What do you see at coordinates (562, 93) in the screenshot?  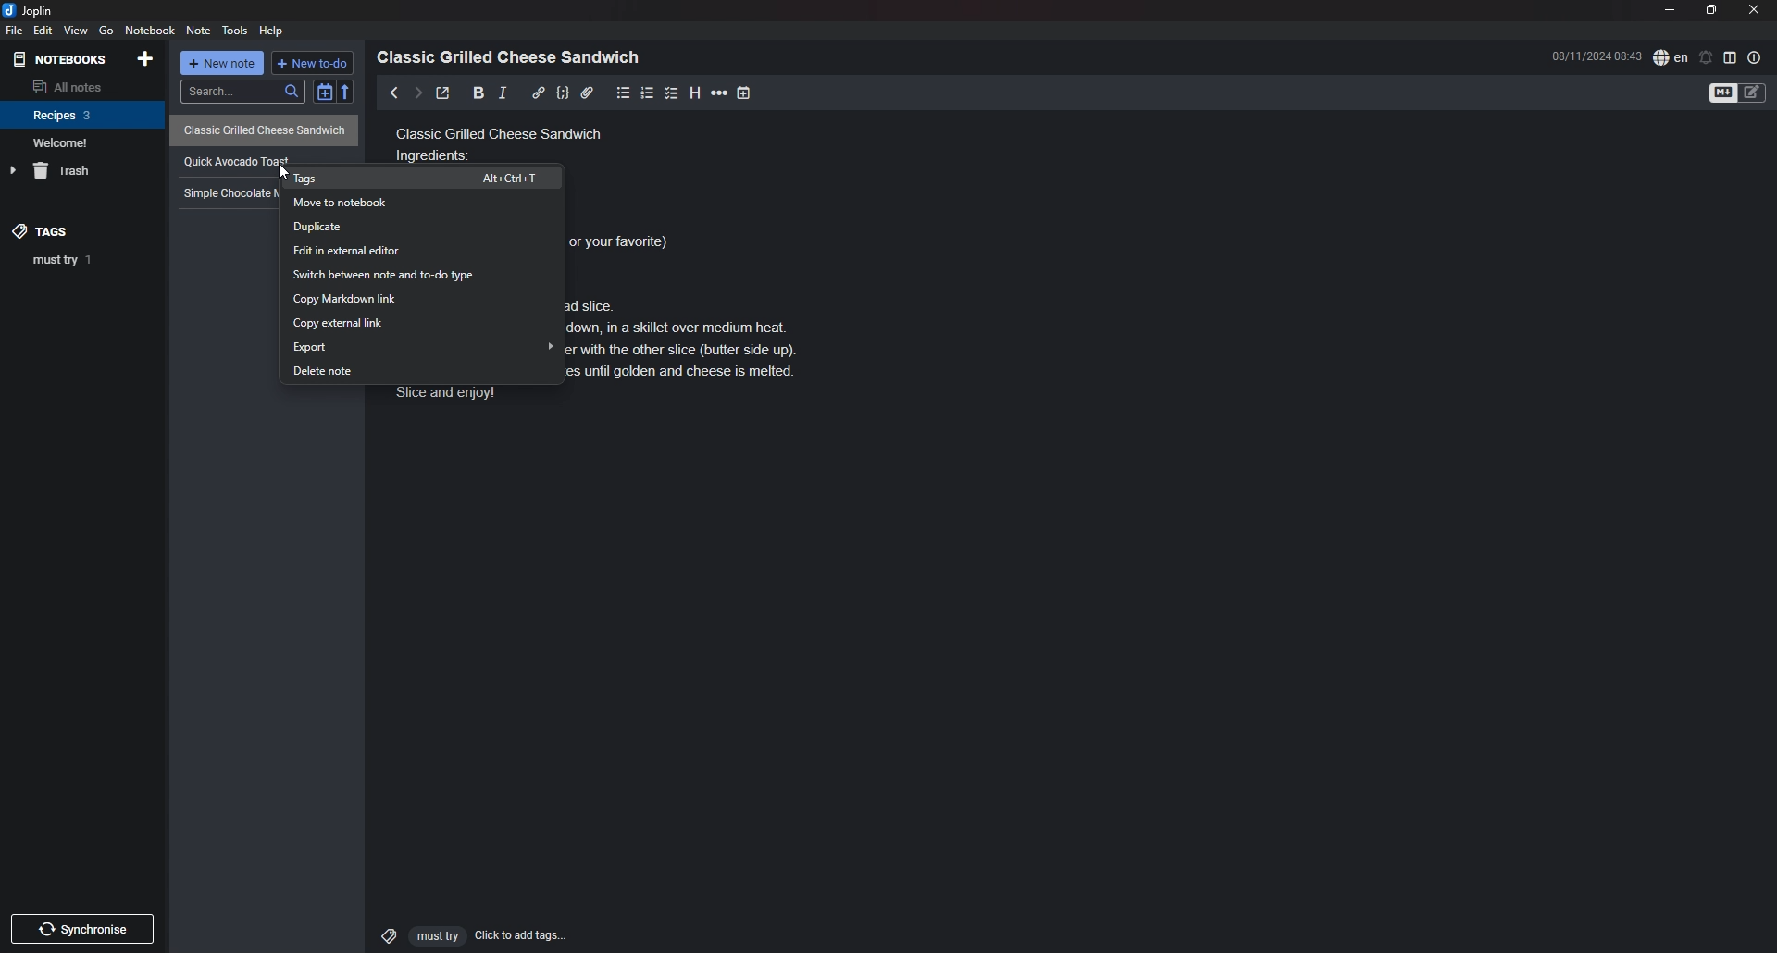 I see `code` at bounding box center [562, 93].